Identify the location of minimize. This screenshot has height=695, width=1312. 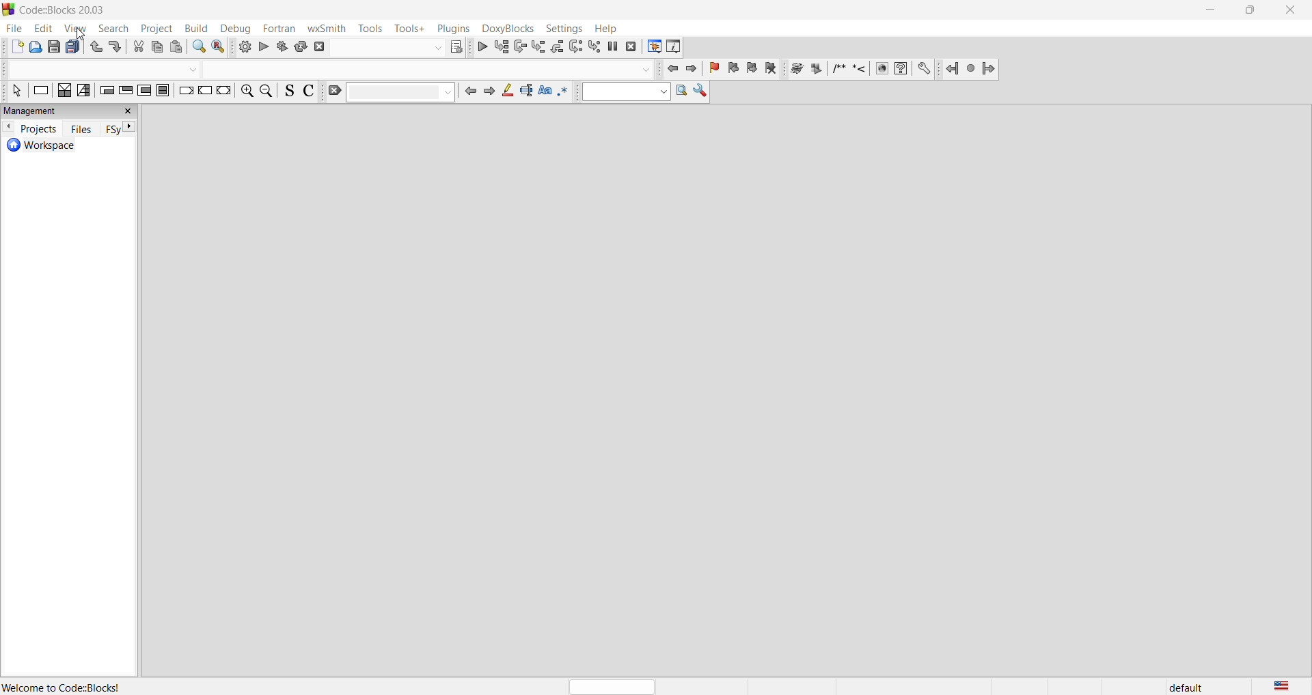
(1212, 8).